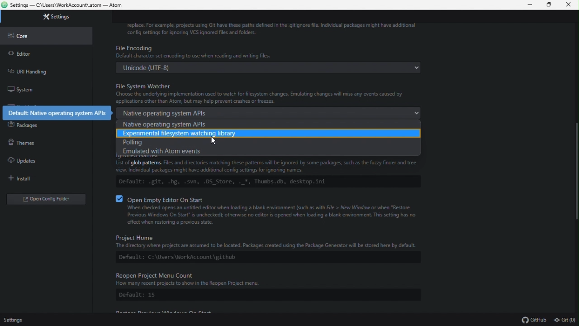  I want to click on File system watcher , so click(269, 92).